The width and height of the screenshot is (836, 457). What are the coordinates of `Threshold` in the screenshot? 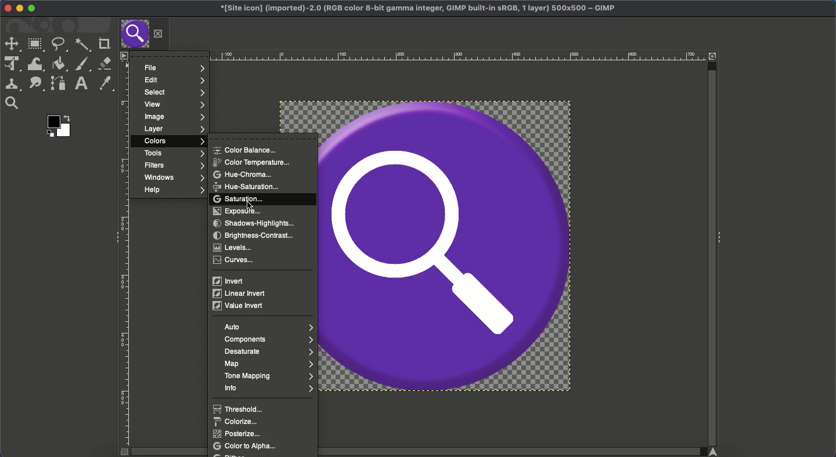 It's located at (242, 409).